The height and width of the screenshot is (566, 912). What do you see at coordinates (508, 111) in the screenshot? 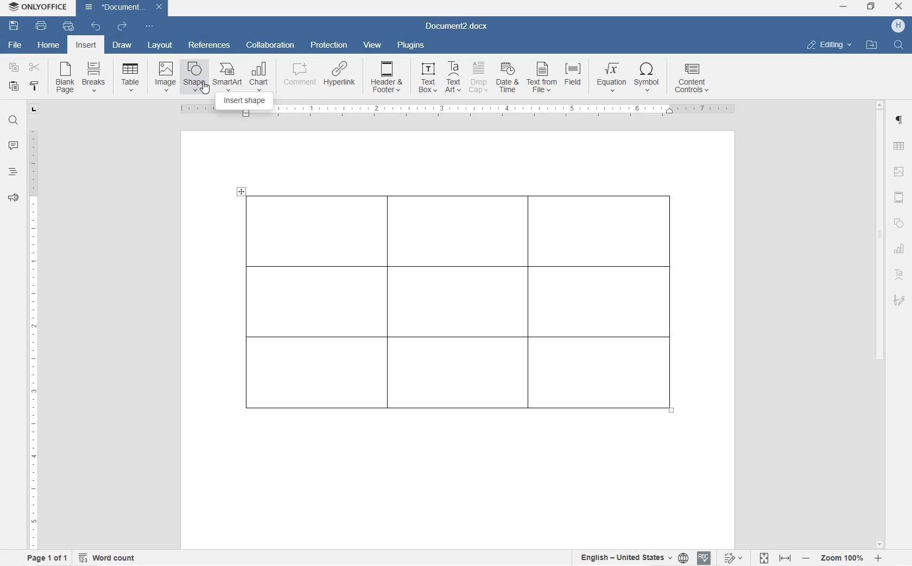
I see `ruler` at bounding box center [508, 111].